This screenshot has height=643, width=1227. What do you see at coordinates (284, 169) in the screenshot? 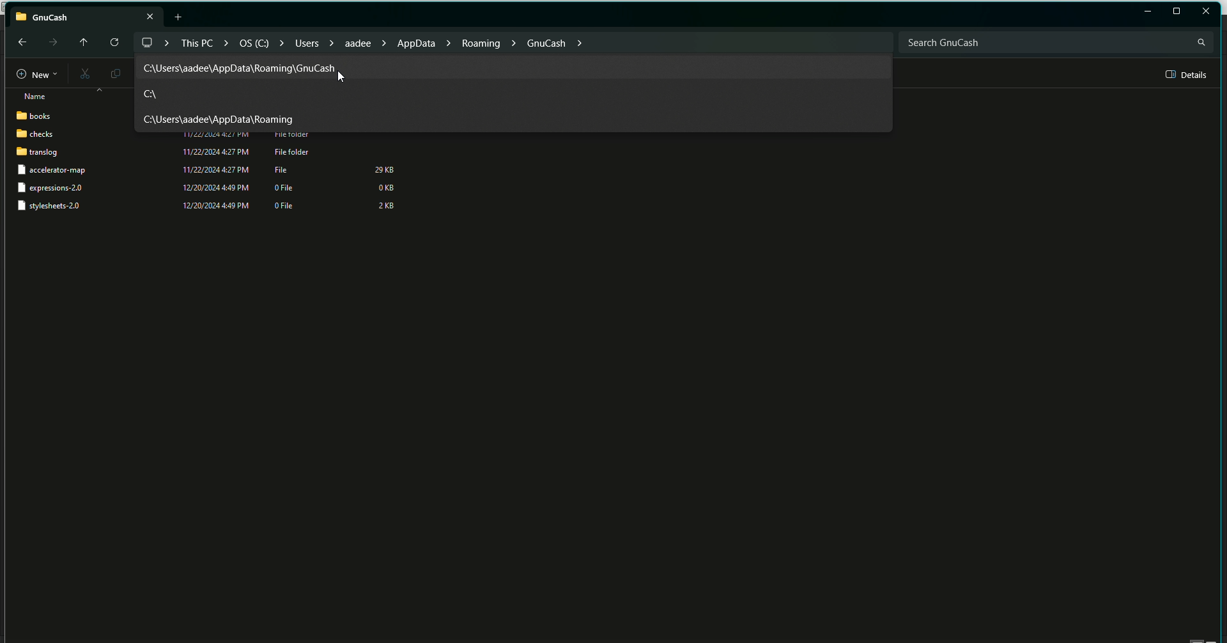
I see `File` at bounding box center [284, 169].